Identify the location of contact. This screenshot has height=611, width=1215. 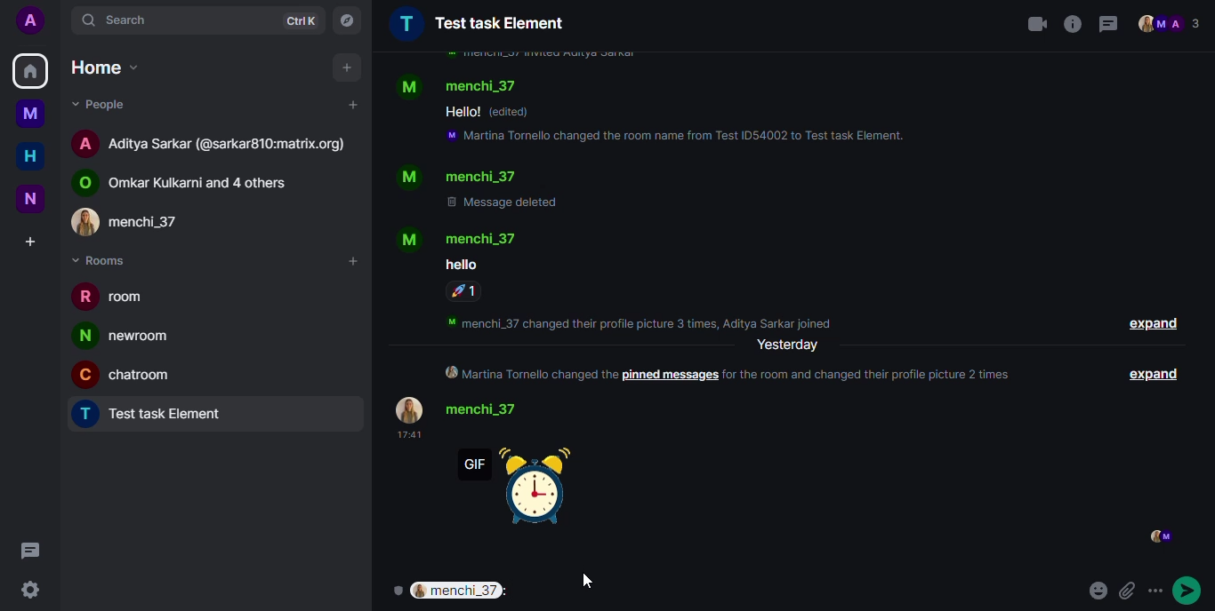
(461, 85).